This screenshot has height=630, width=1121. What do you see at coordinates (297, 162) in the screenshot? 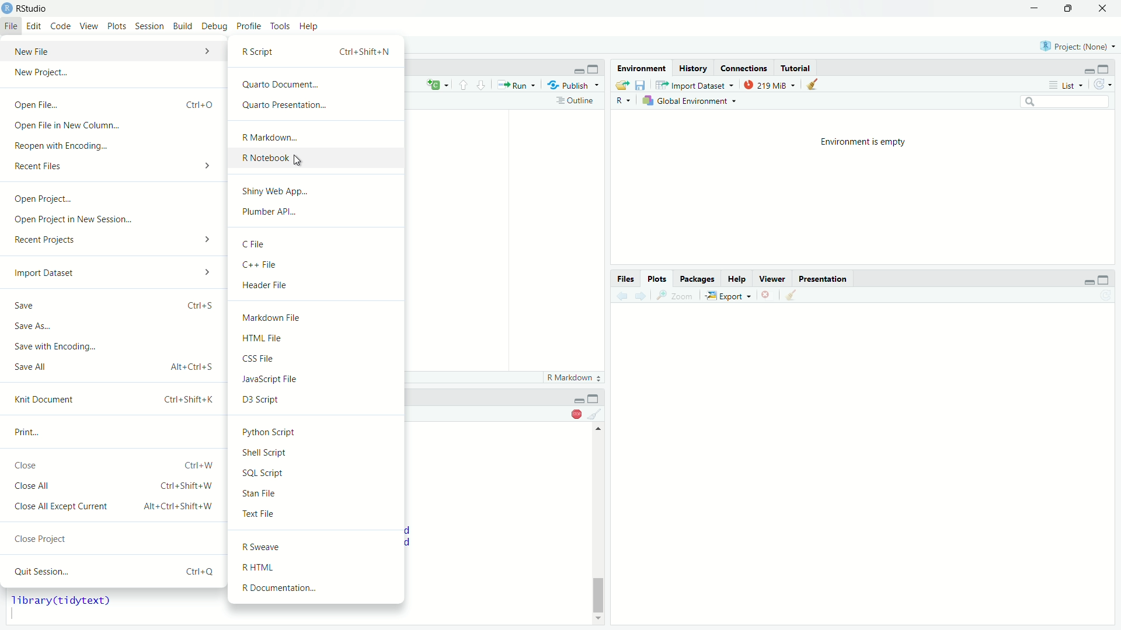
I see `Cursor` at bounding box center [297, 162].